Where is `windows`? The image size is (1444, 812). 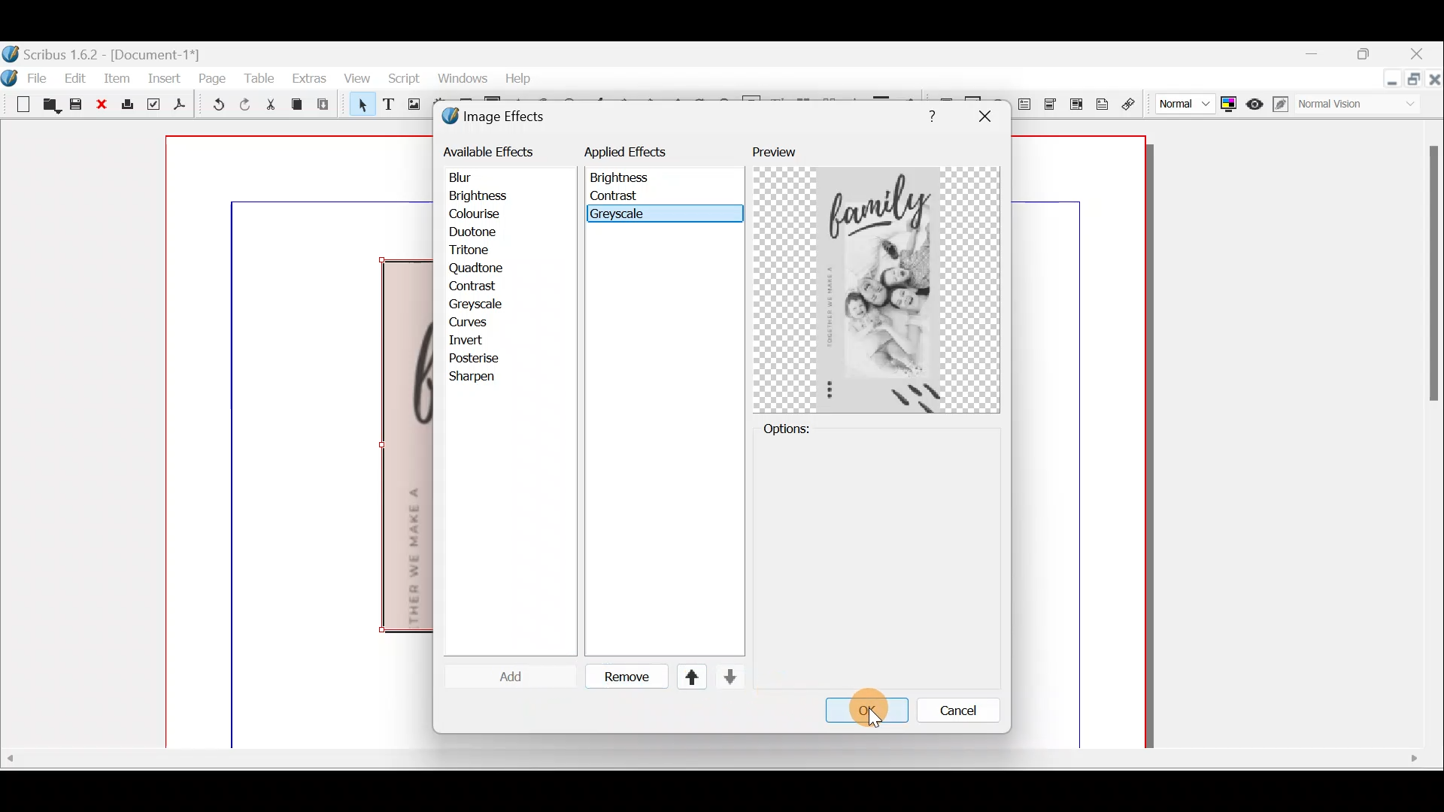 windows is located at coordinates (465, 79).